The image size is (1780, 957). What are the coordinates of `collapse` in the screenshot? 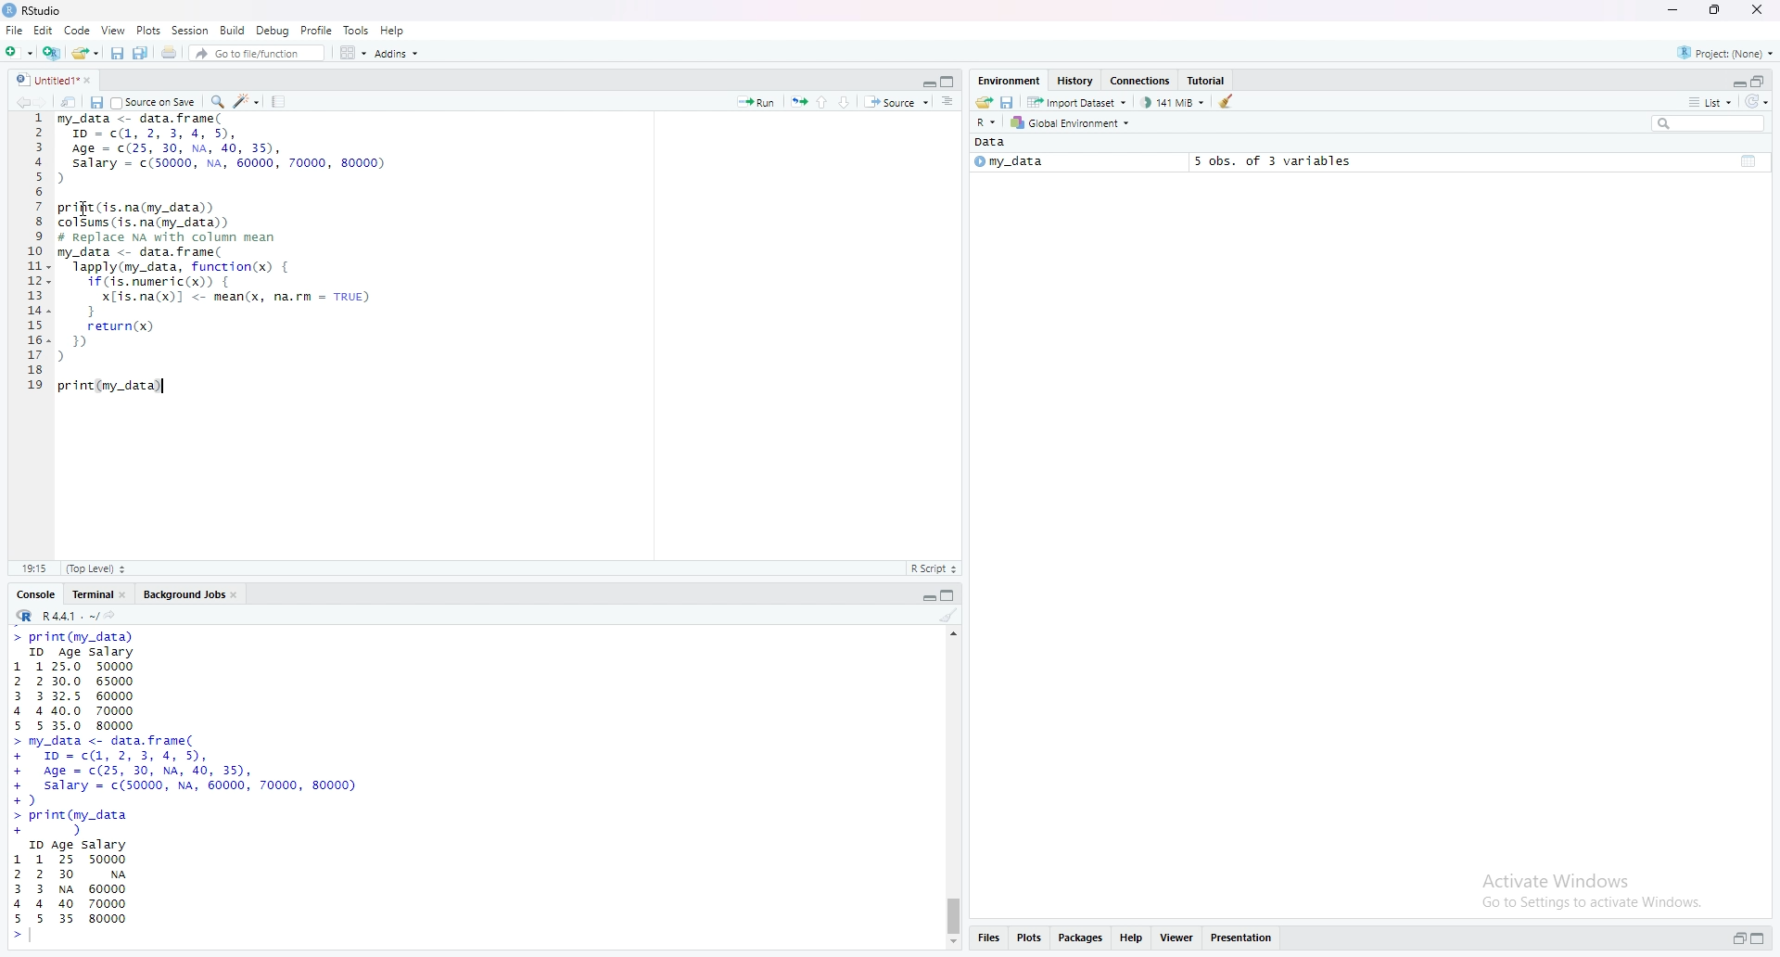 It's located at (1762, 939).